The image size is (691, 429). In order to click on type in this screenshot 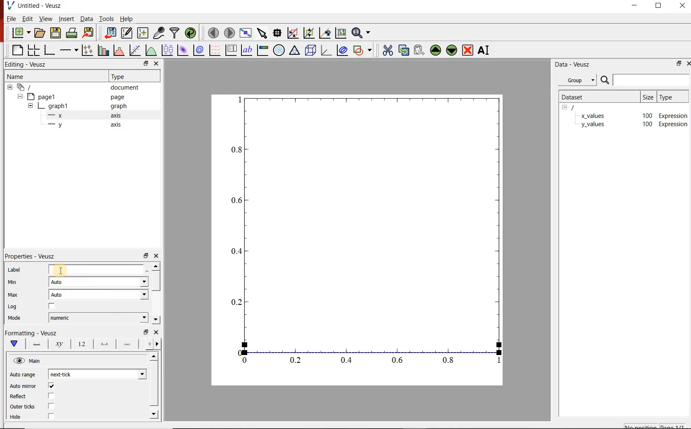, I will do `click(672, 97)`.